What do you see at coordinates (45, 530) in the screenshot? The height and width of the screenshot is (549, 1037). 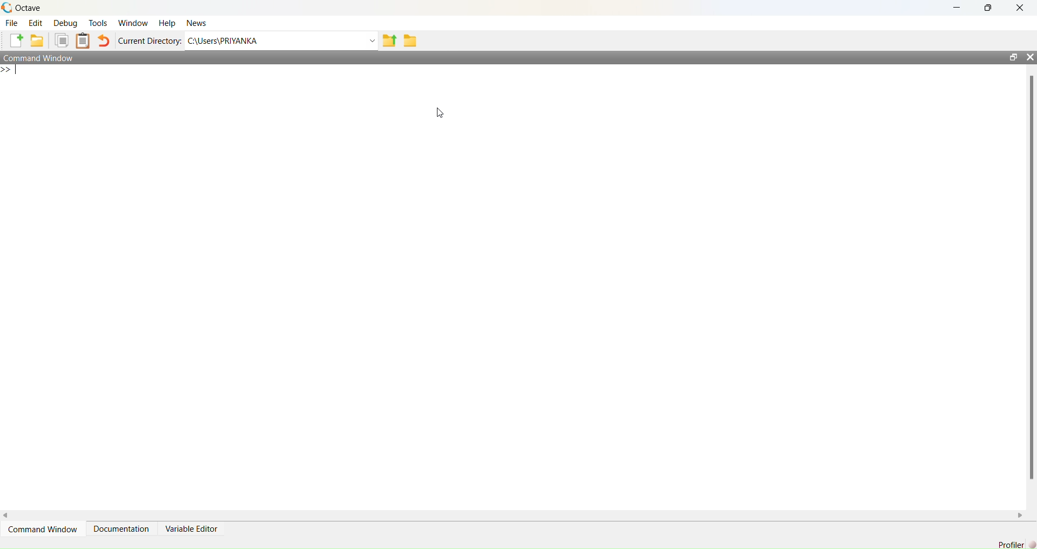 I see `Command Window` at bounding box center [45, 530].